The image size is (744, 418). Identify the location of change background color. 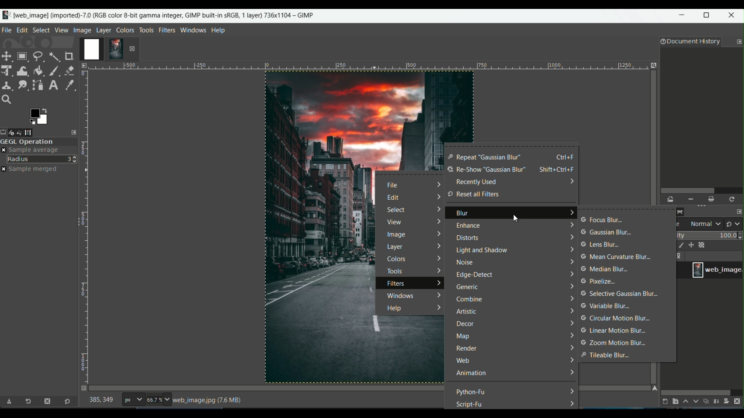
(38, 116).